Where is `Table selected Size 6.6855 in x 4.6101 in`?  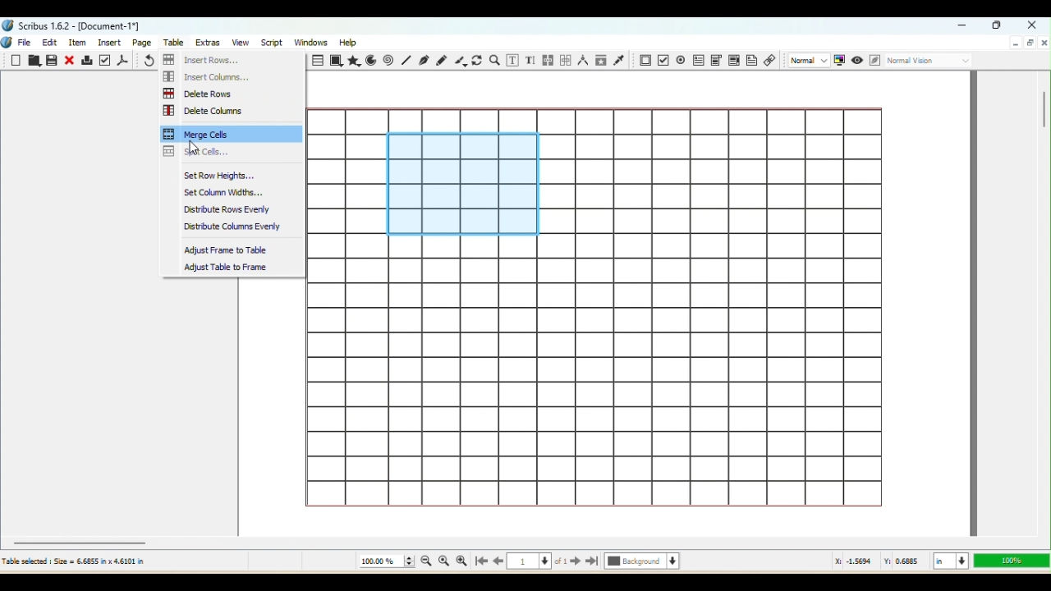 Table selected Size 6.6855 in x 4.6101 in is located at coordinates (74, 561).